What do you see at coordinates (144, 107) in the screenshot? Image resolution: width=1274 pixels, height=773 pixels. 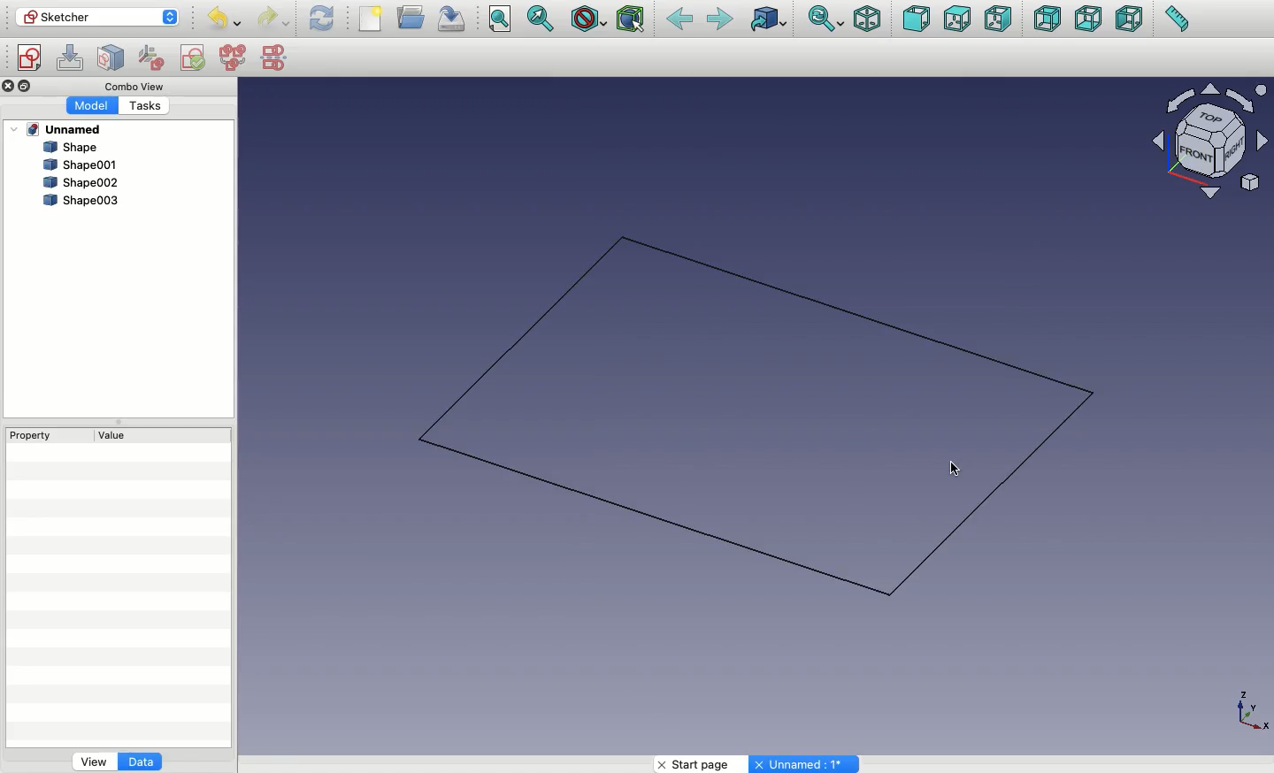 I see `Tasks` at bounding box center [144, 107].